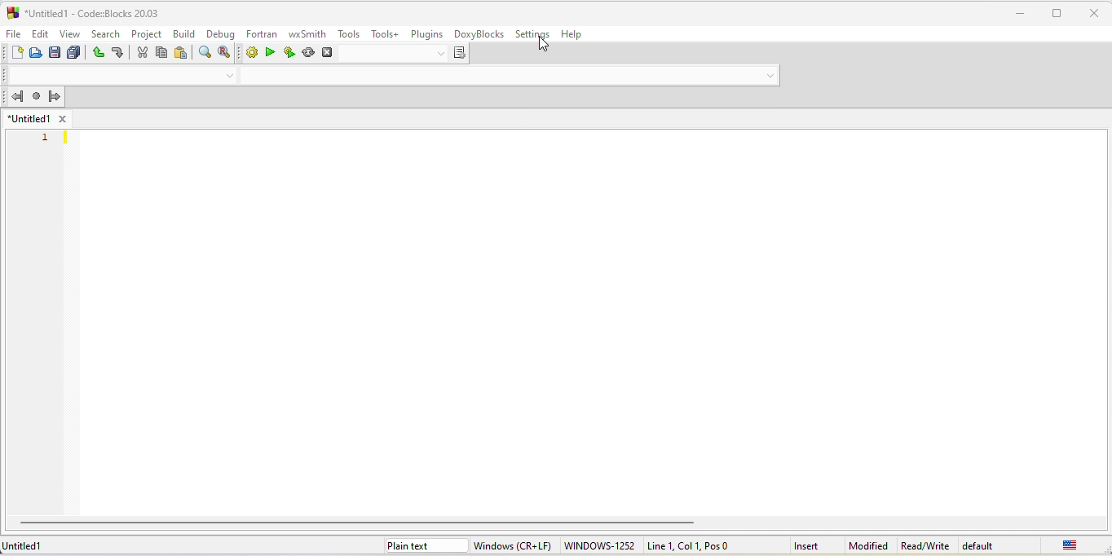  Describe the element at coordinates (223, 51) in the screenshot. I see `replace` at that location.